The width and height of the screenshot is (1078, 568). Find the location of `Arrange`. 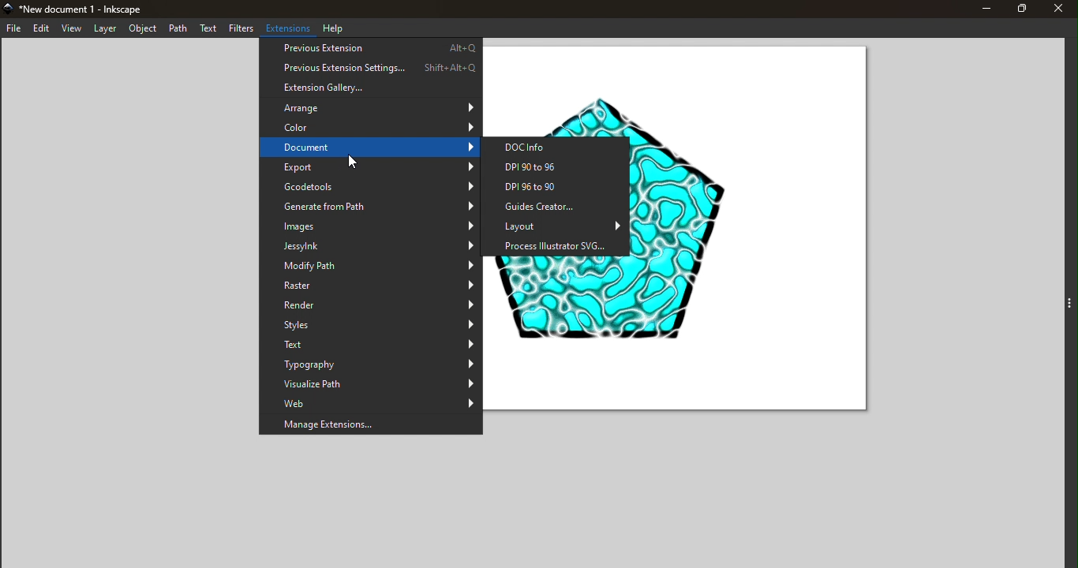

Arrange is located at coordinates (369, 108).